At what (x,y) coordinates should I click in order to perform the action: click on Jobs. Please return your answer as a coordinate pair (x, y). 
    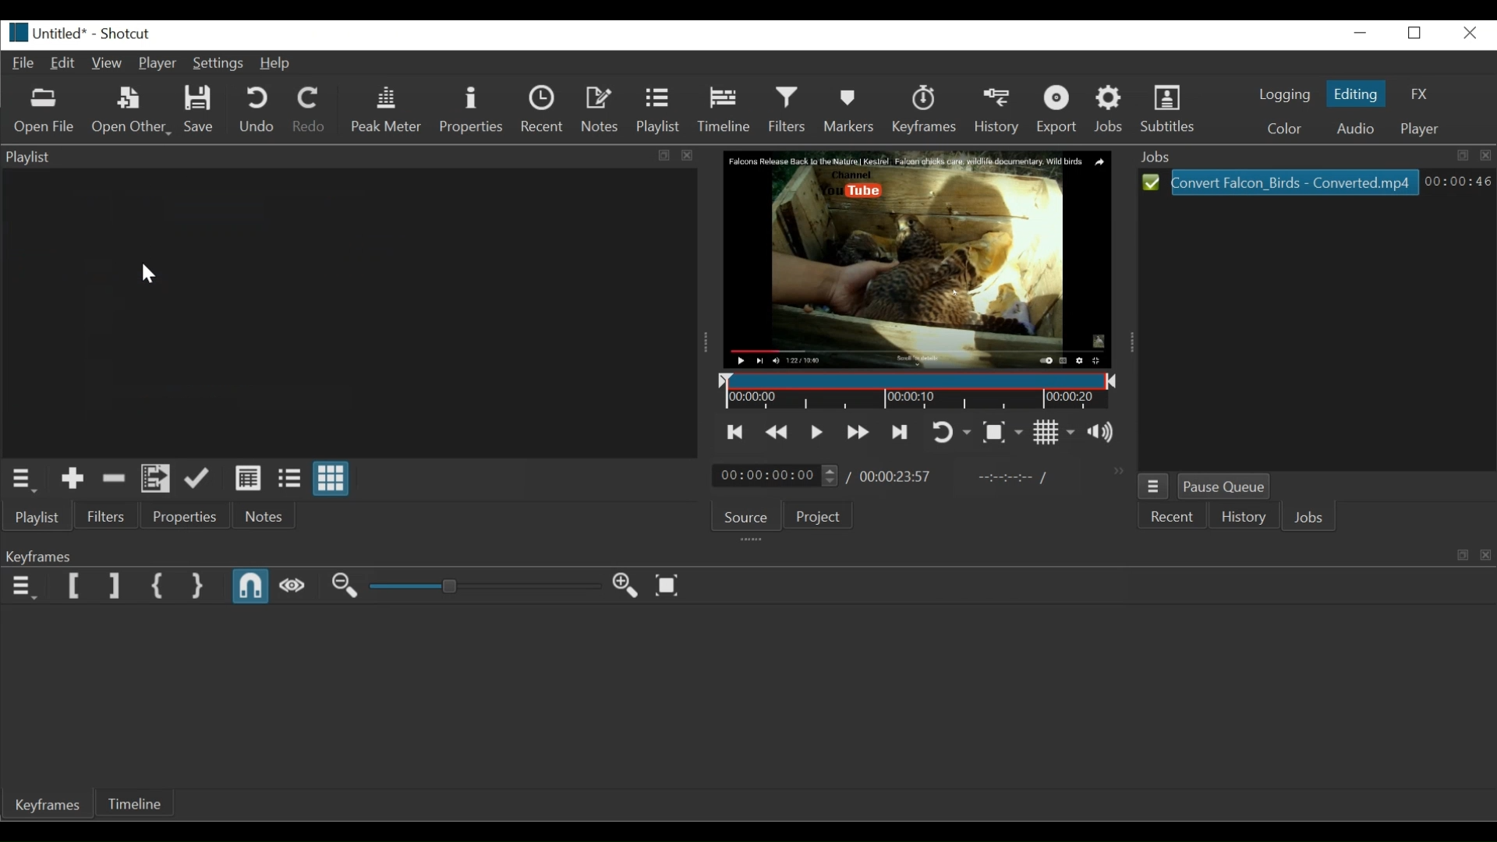
    Looking at the image, I should click on (1109, 111).